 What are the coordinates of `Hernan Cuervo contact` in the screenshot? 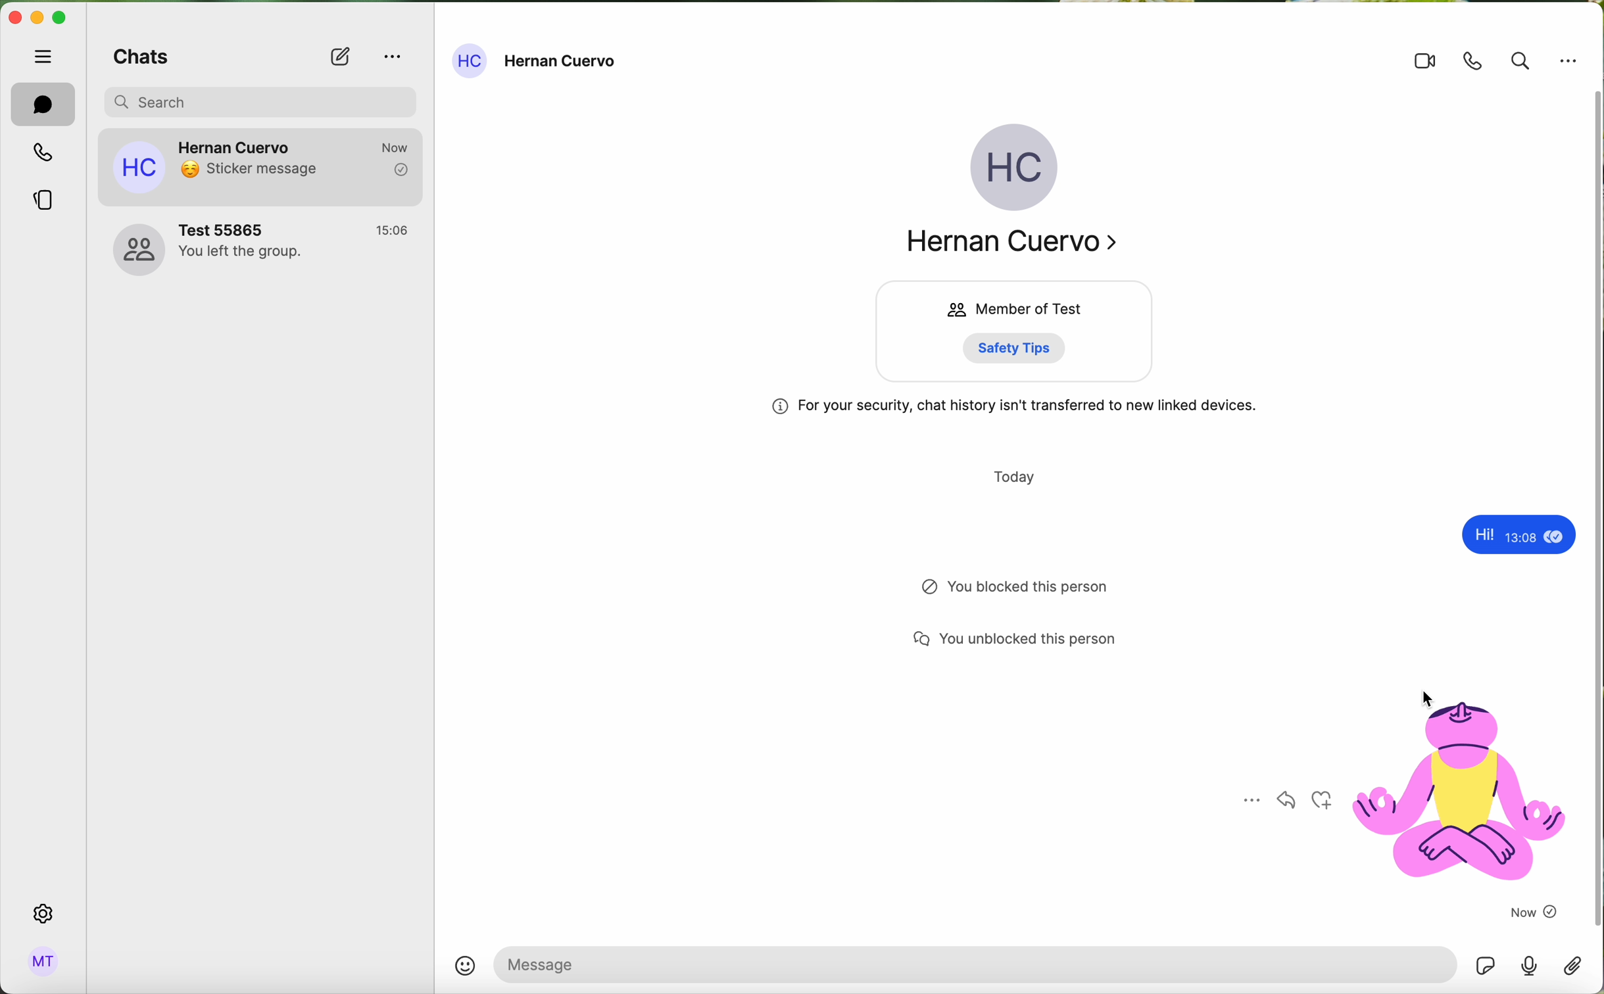 It's located at (262, 255).